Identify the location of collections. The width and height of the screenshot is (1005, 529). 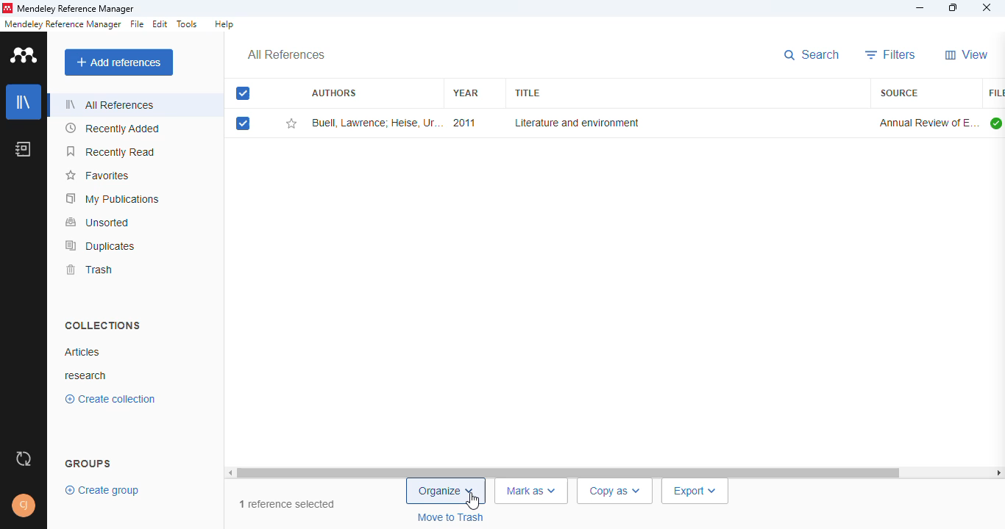
(104, 325).